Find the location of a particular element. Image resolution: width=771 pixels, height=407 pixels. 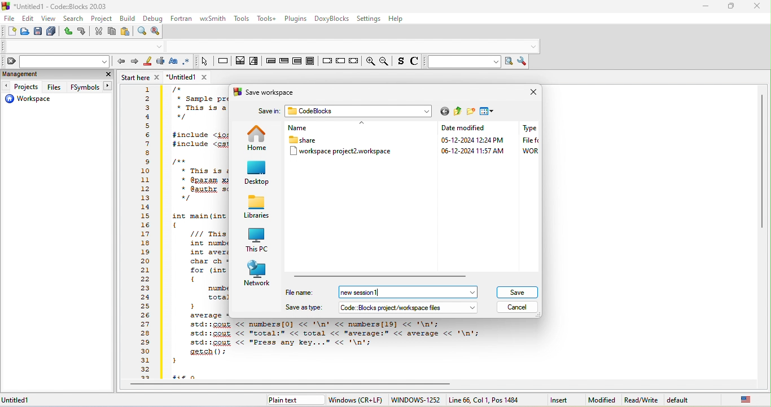

default is located at coordinates (686, 400).